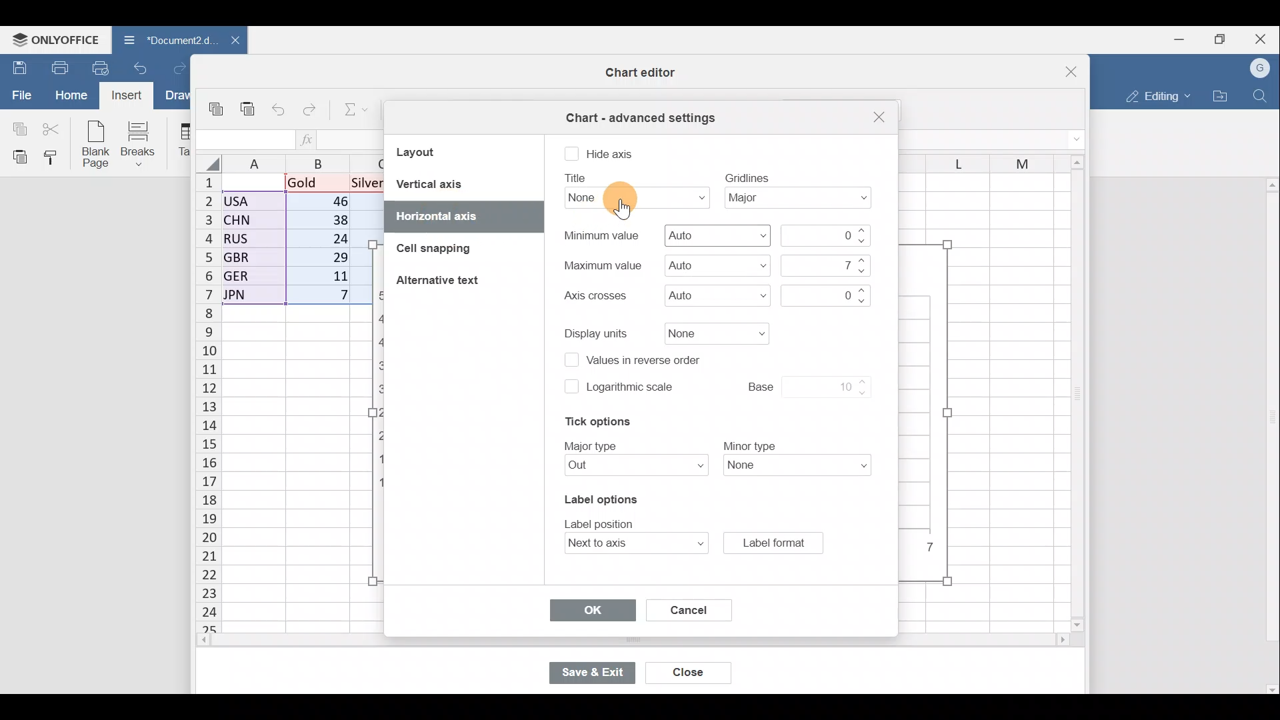  I want to click on Minimum value, so click(716, 235).